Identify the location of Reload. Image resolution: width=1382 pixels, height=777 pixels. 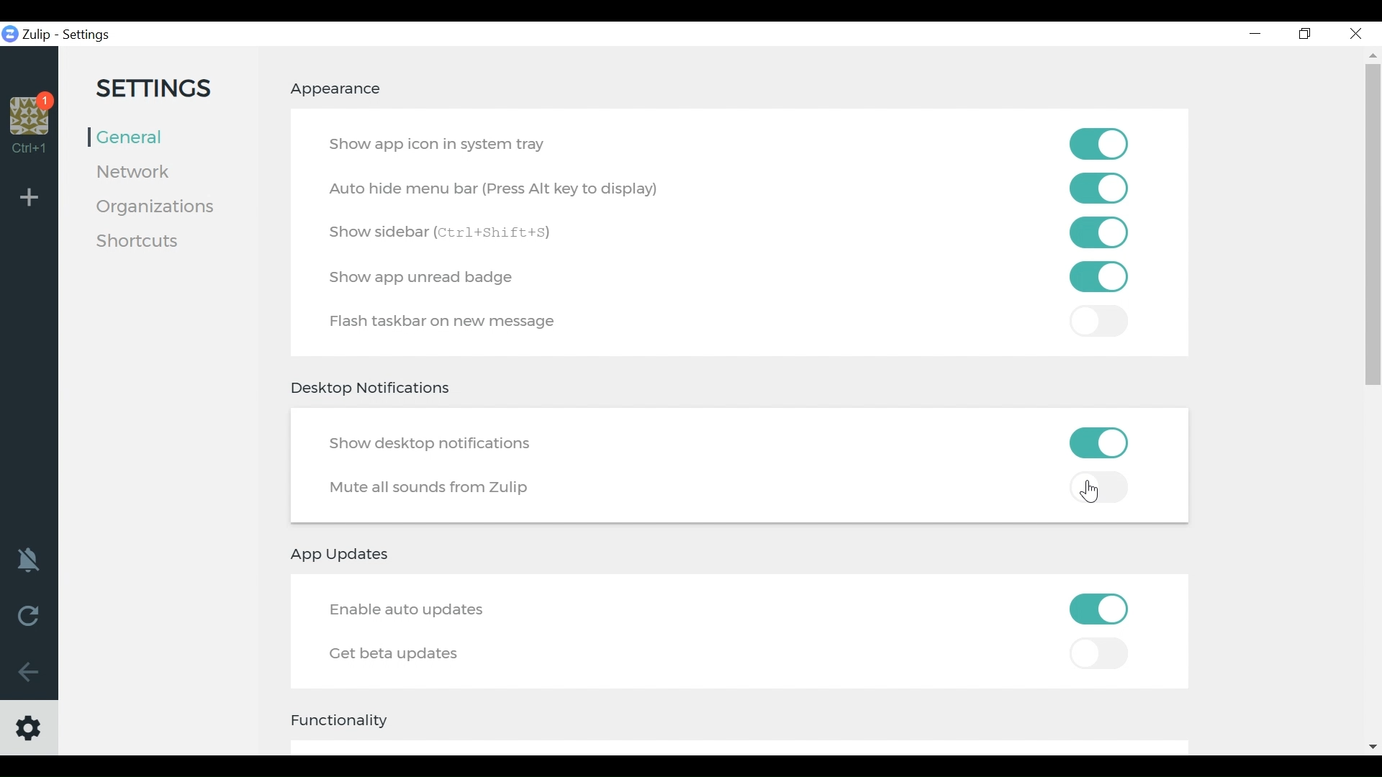
(28, 614).